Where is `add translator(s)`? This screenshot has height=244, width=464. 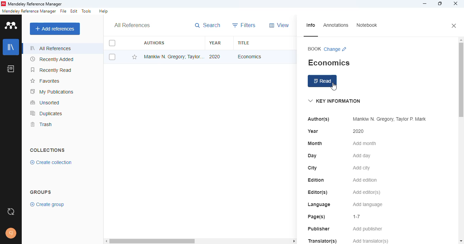 add translator(s) is located at coordinates (370, 241).